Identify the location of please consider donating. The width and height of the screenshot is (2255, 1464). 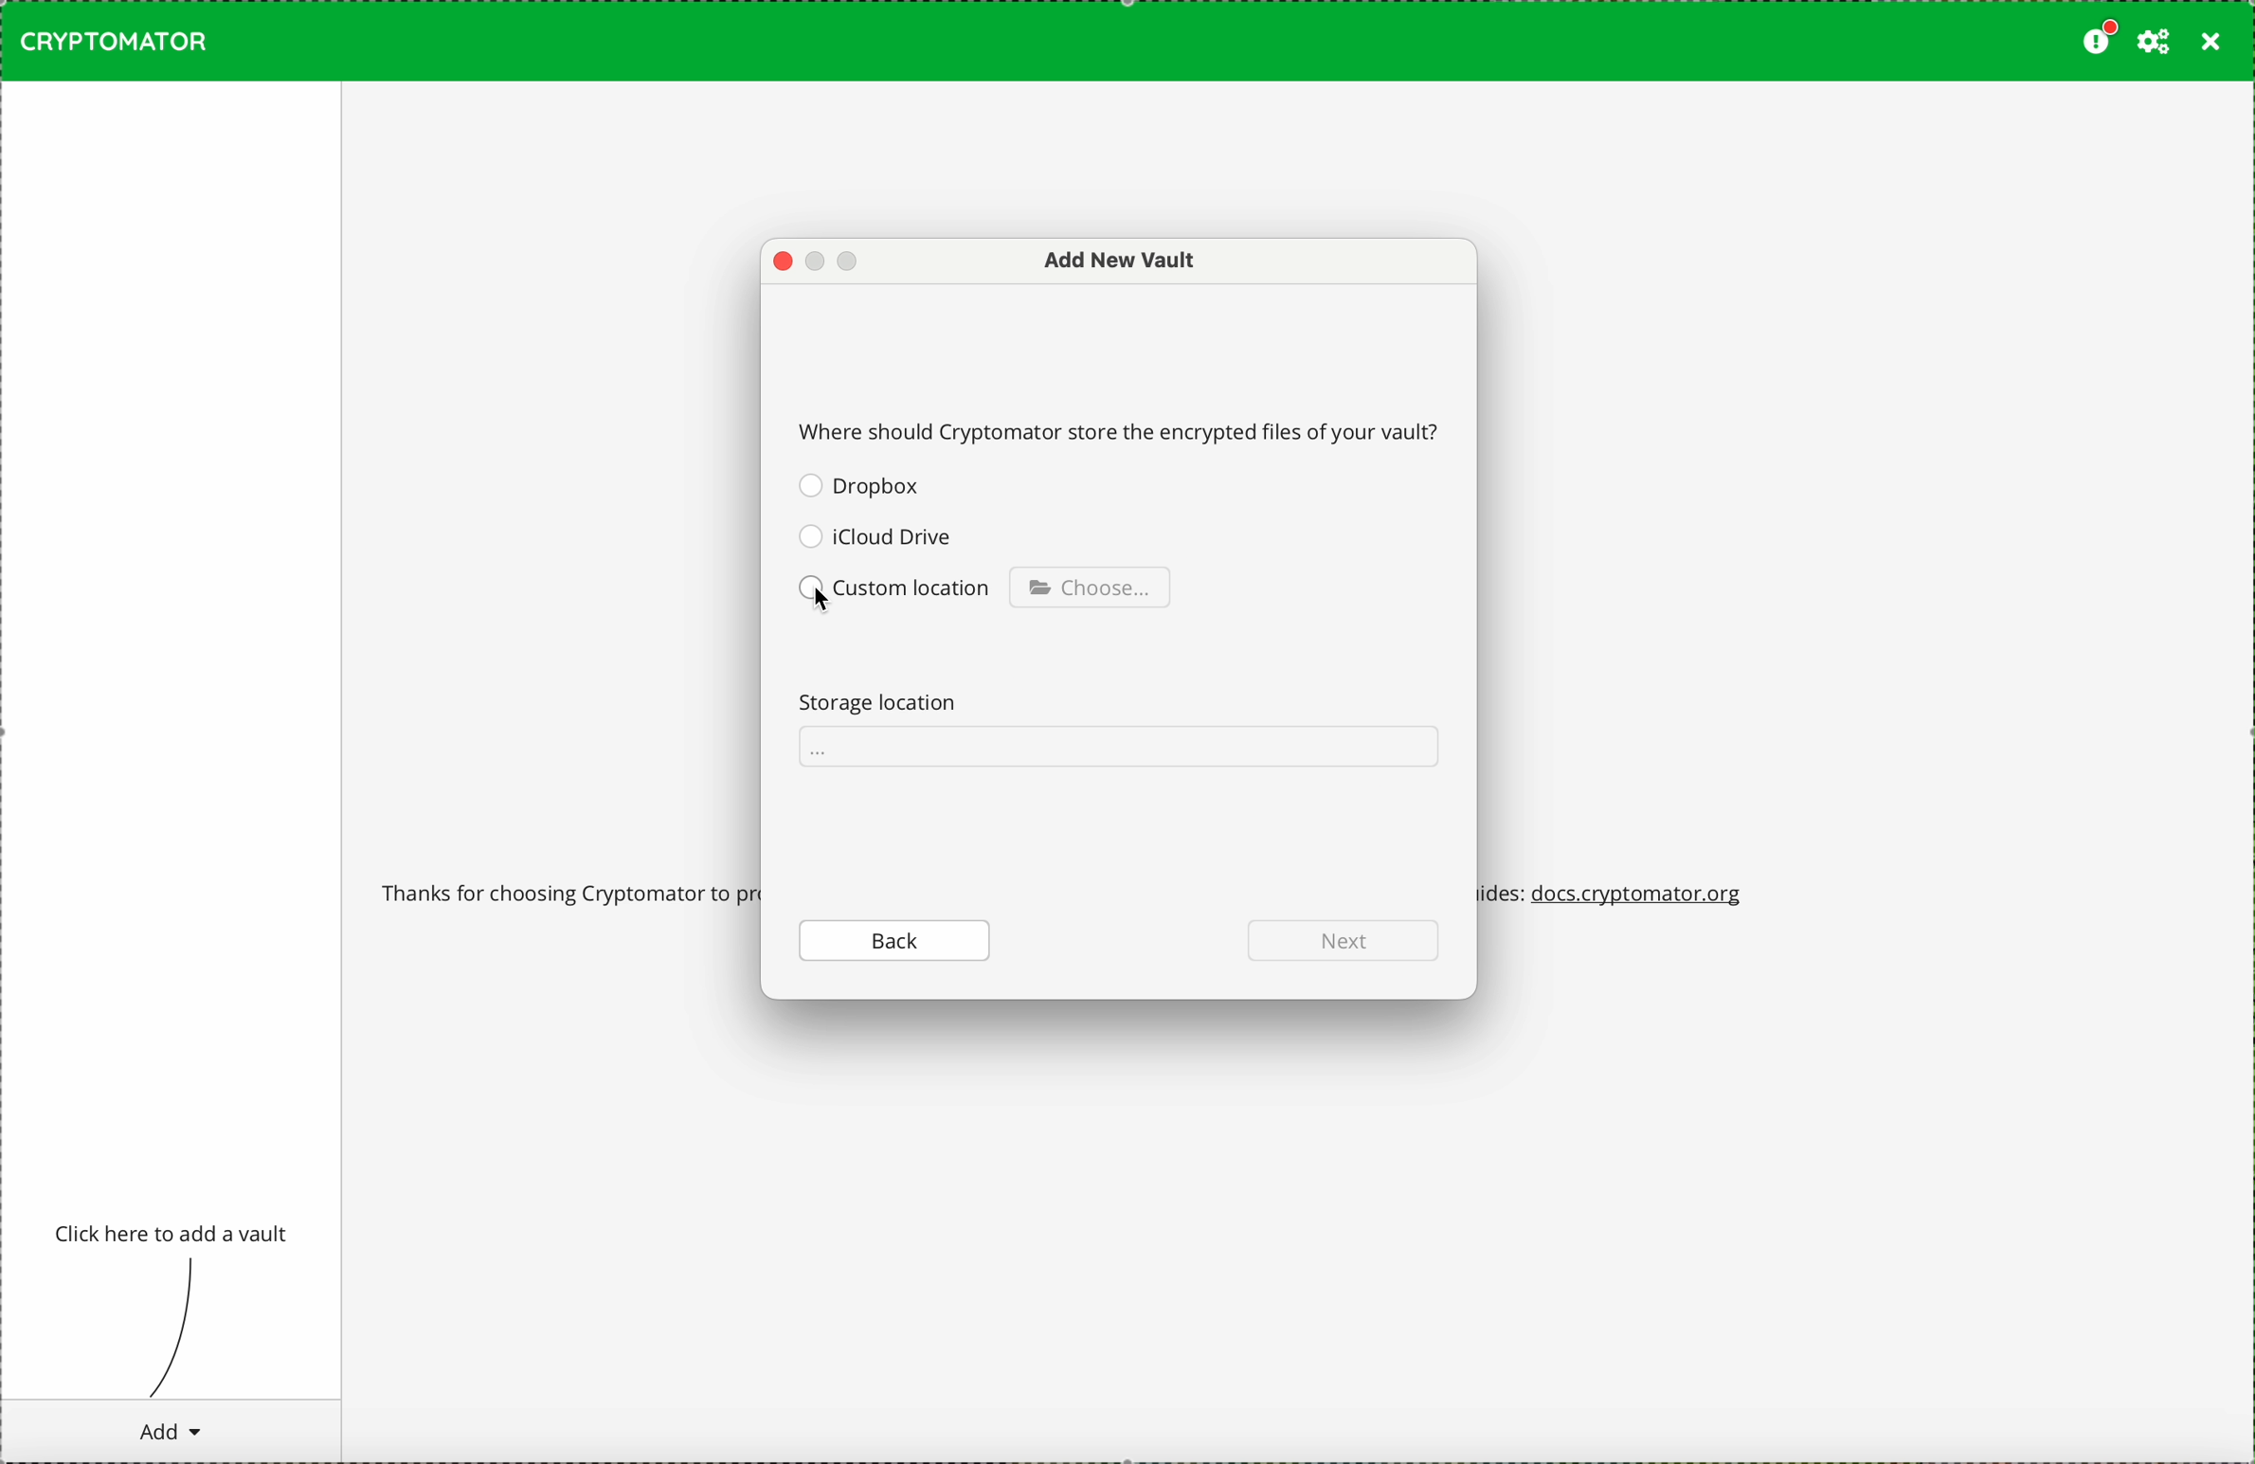
(2097, 39).